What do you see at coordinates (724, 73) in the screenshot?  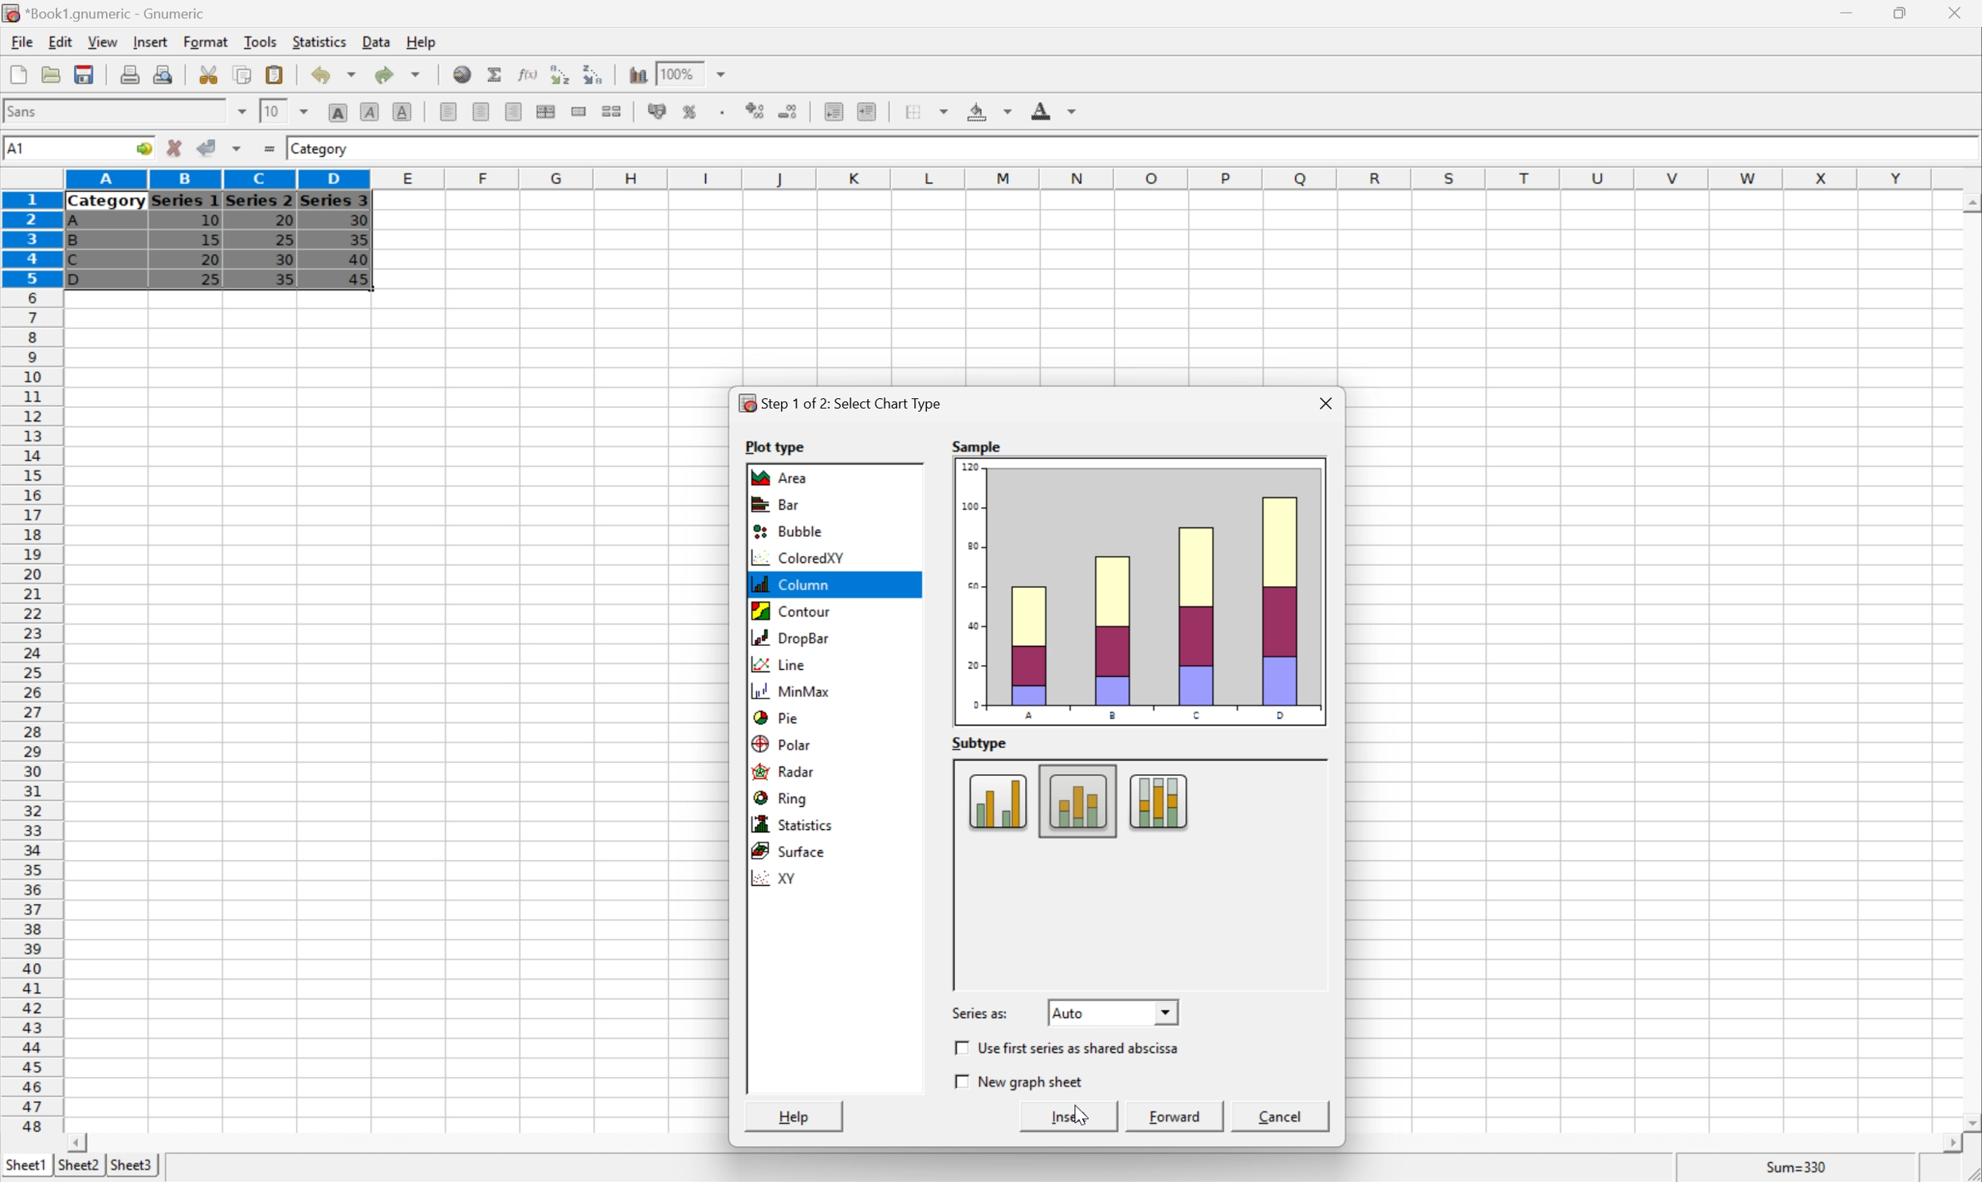 I see `Drop Down` at bounding box center [724, 73].